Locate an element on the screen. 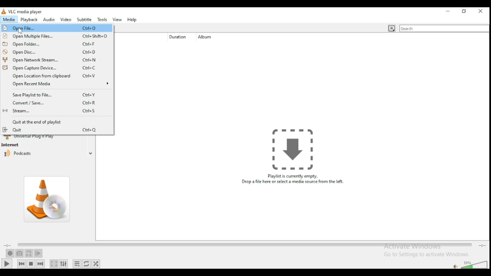  stream is located at coordinates (56, 111).